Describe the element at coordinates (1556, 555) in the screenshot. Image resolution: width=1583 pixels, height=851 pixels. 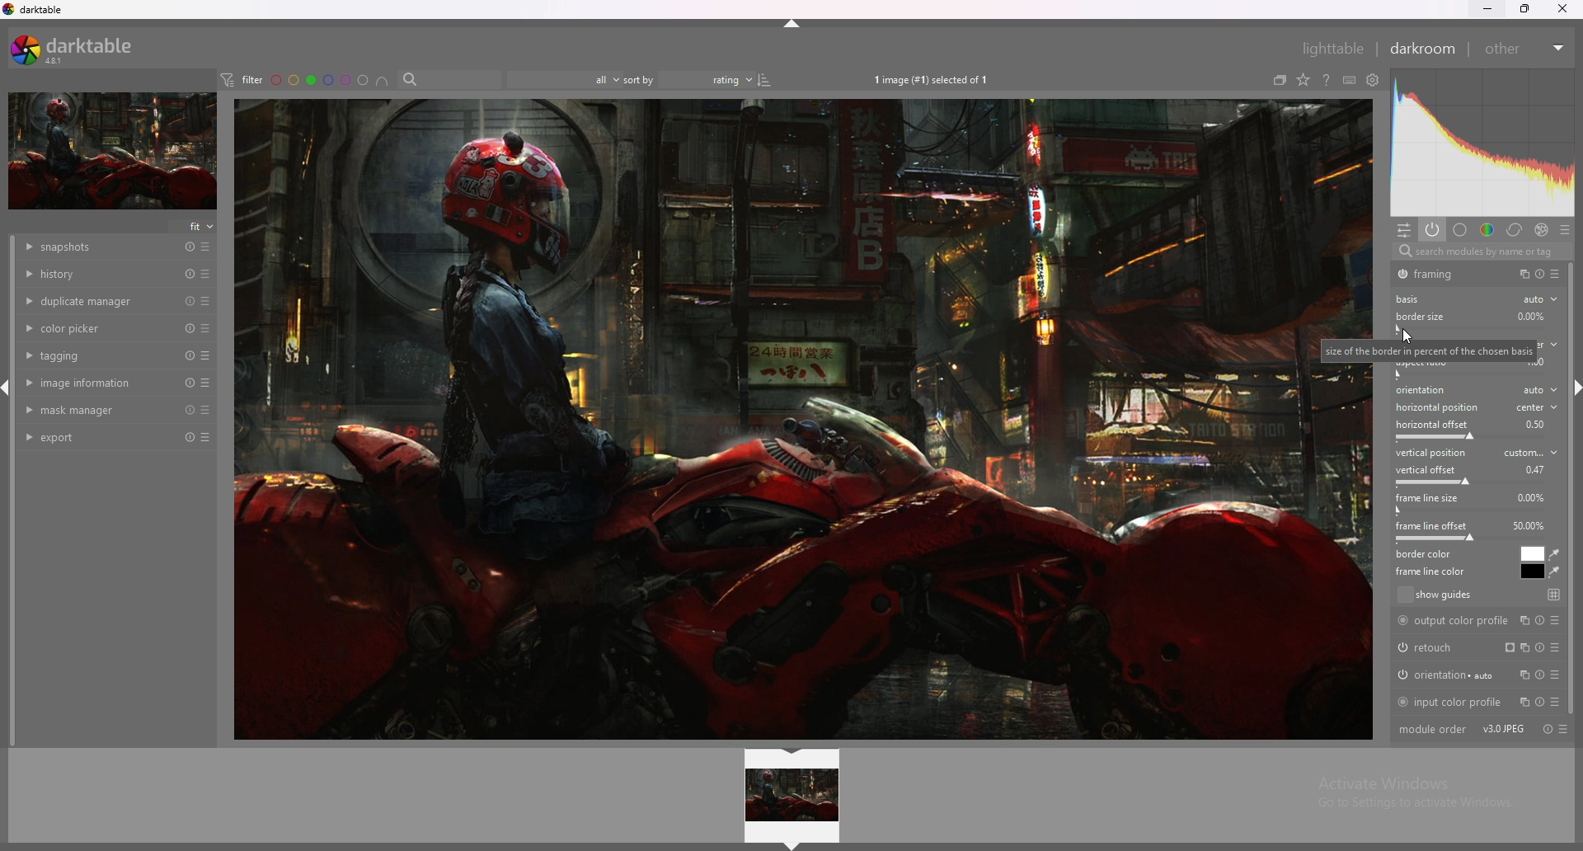
I see `waterdrop` at that location.